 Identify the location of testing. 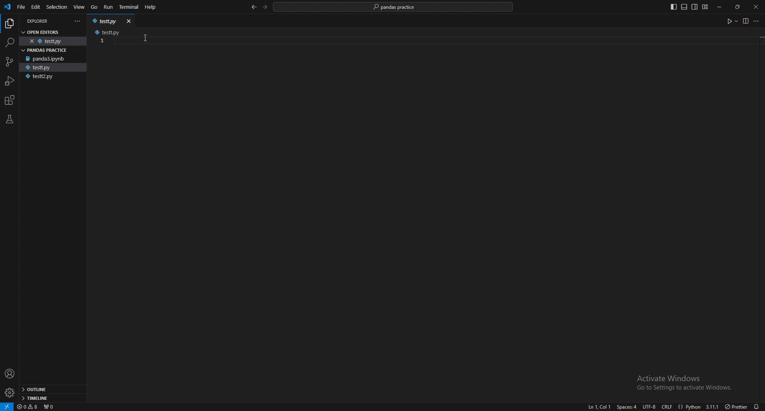
(10, 119).